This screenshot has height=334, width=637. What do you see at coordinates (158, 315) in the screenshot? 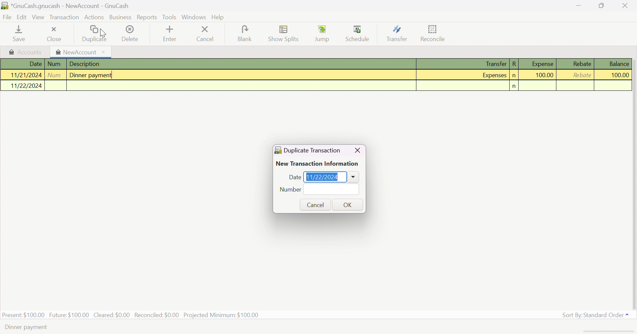
I see `Reconciled: $0.00` at bounding box center [158, 315].